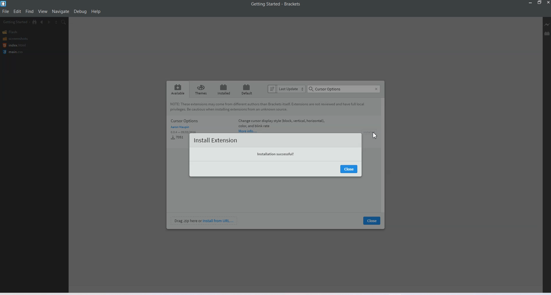  What do you see at coordinates (30, 11) in the screenshot?
I see `Find` at bounding box center [30, 11].